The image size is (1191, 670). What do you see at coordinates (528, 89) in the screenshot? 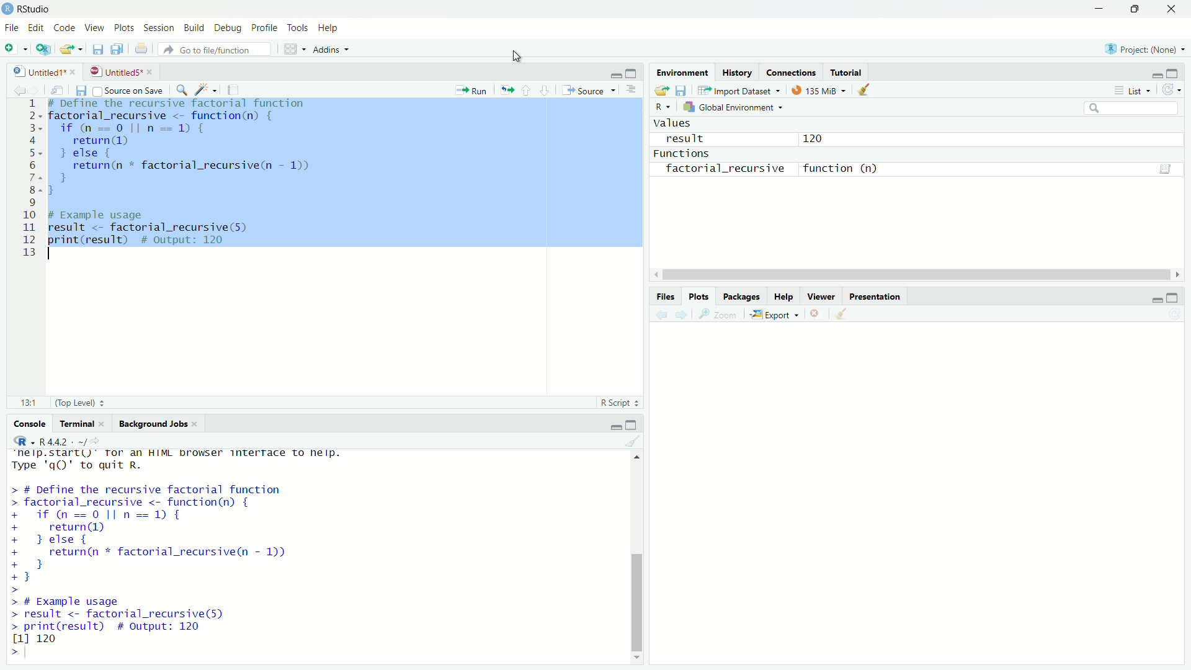
I see `Go to previous section/chunk (Ctrl + PgUp)` at bounding box center [528, 89].